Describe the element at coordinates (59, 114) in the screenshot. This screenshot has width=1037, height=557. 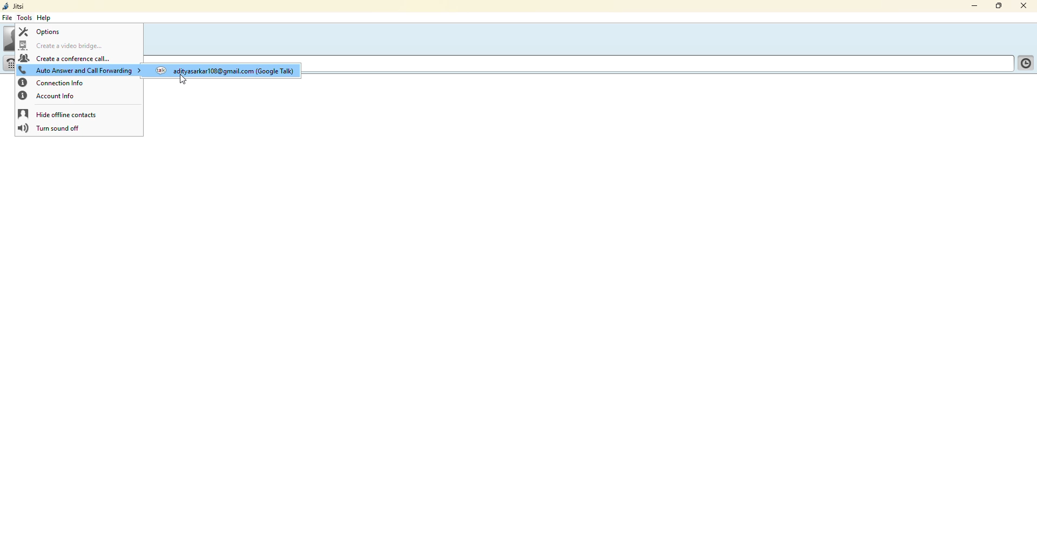
I see `hide offline contacts` at that location.